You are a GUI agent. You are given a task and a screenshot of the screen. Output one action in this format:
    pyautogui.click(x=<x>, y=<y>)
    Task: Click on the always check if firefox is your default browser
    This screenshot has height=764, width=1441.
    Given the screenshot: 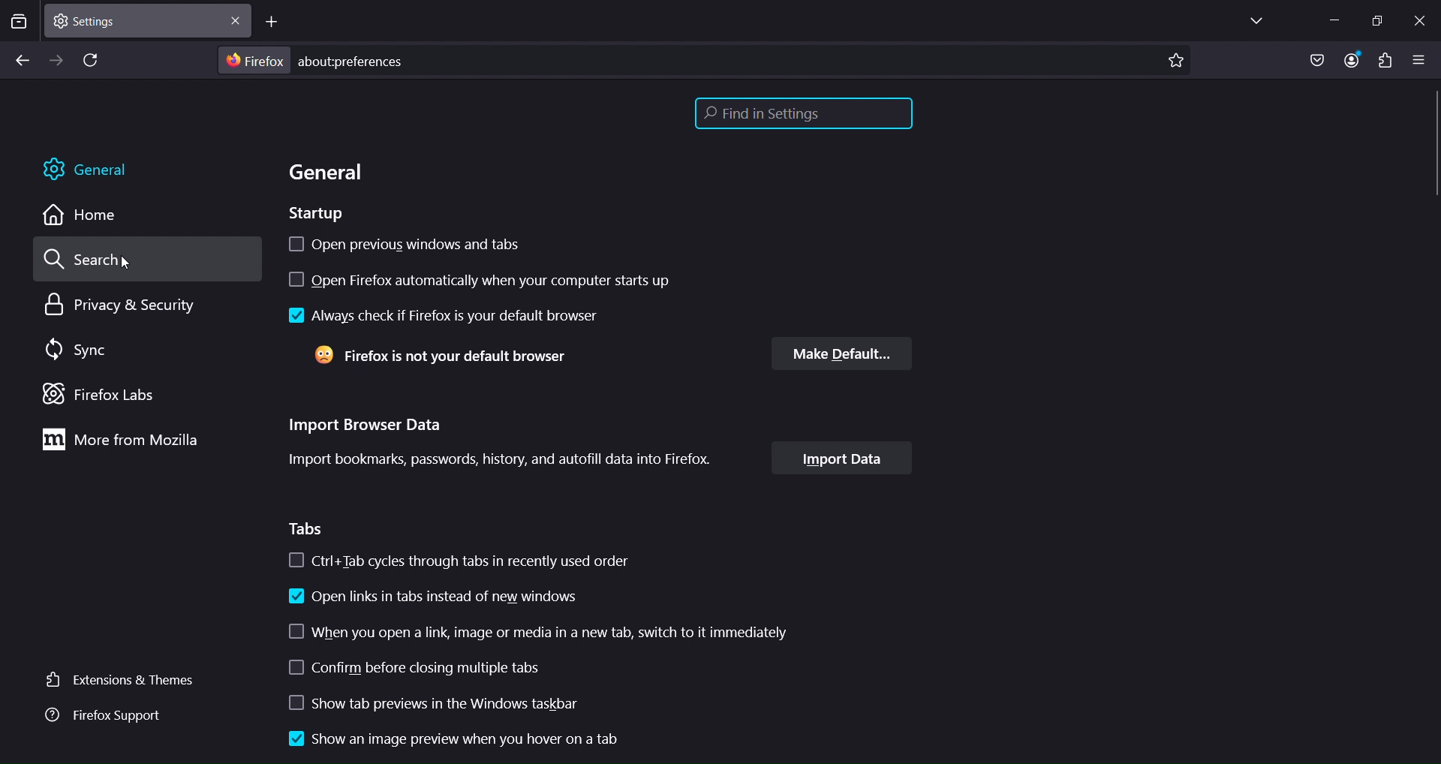 What is the action you would take?
    pyautogui.click(x=450, y=317)
    